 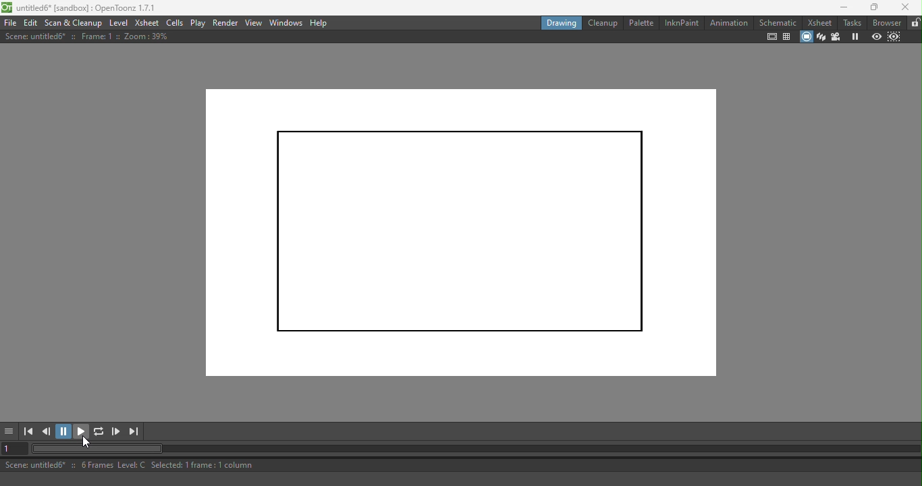 What do you see at coordinates (174, 23) in the screenshot?
I see `Cells` at bounding box center [174, 23].